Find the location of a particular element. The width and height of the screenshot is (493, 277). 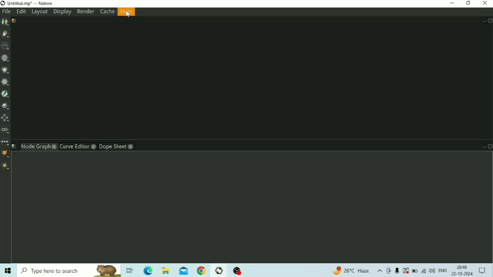

Close Pan is located at coordinates (490, 21).